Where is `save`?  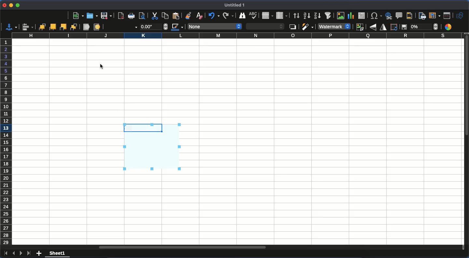
save is located at coordinates (107, 16).